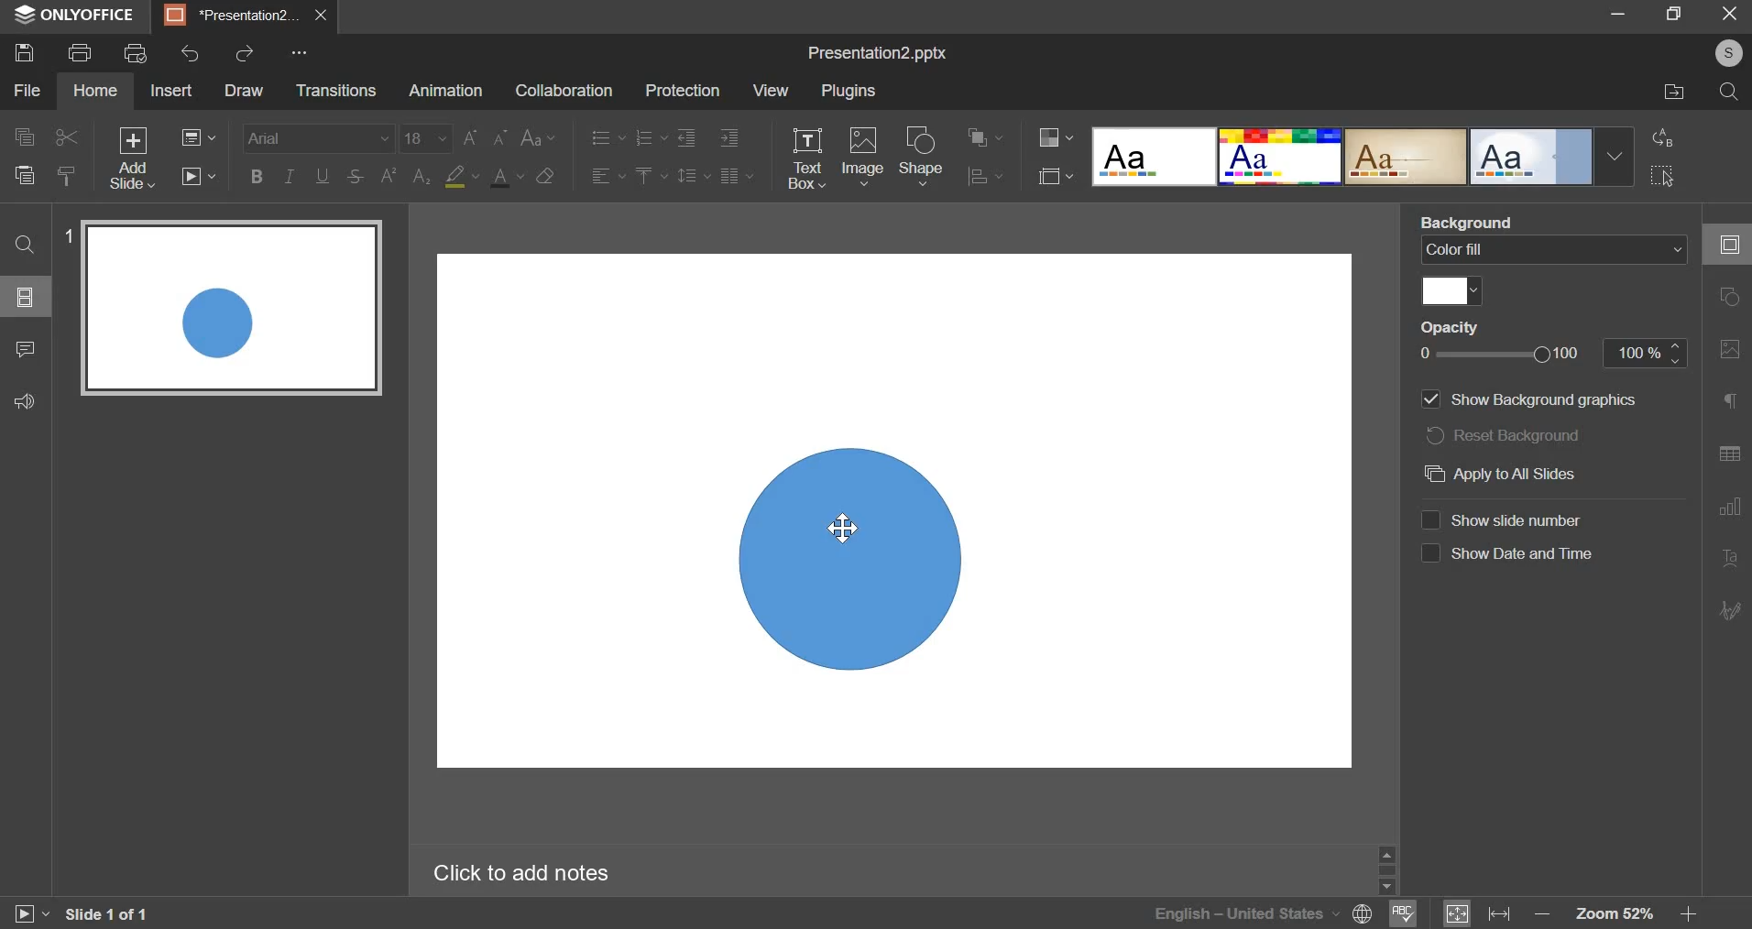  What do you see at coordinates (1672, 90) in the screenshot?
I see `file location` at bounding box center [1672, 90].